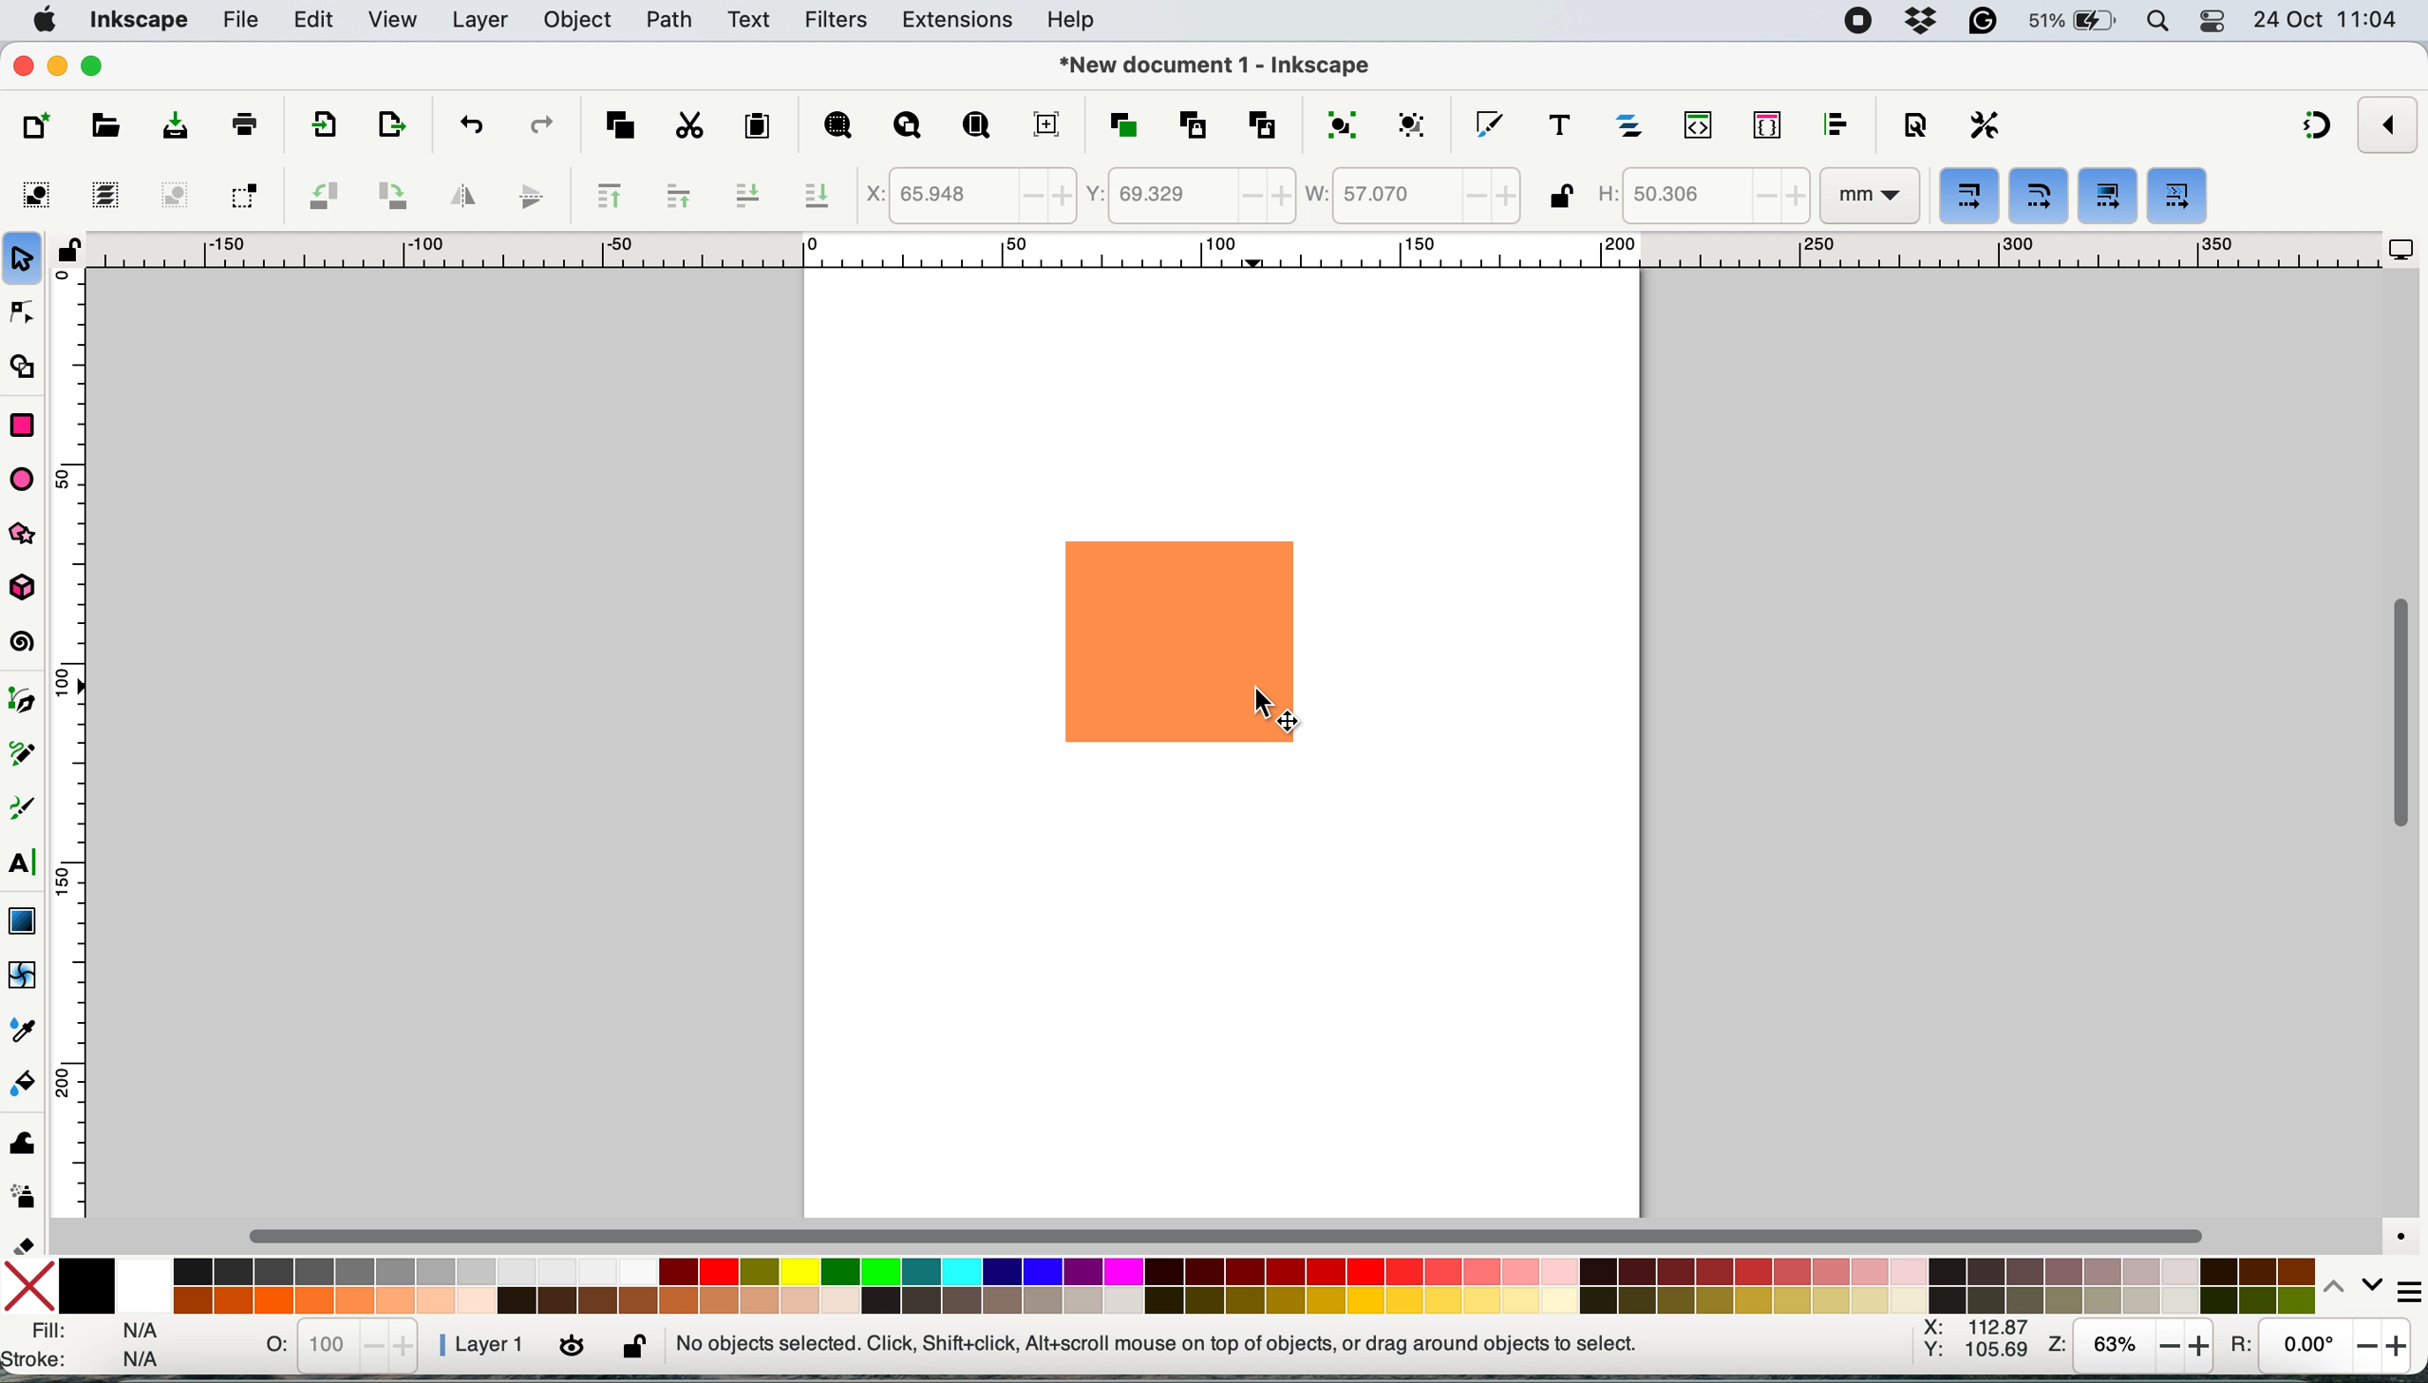  Describe the element at coordinates (25, 809) in the screenshot. I see `calligraphy tool` at that location.